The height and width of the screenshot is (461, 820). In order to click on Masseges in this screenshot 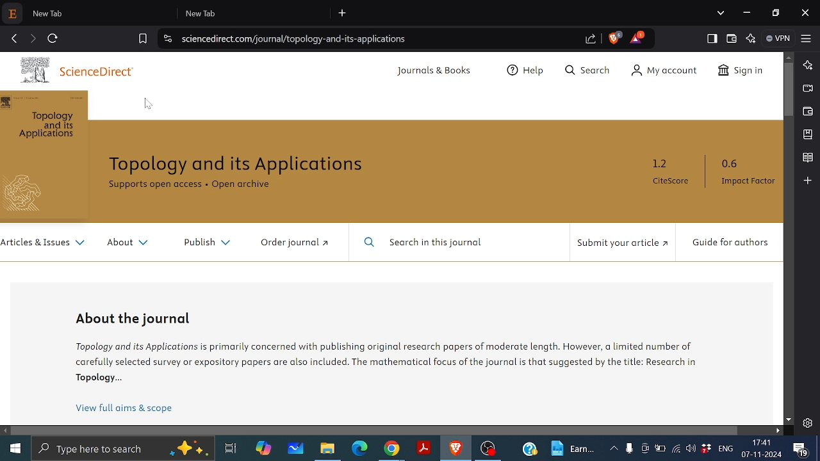, I will do `click(803, 450)`.